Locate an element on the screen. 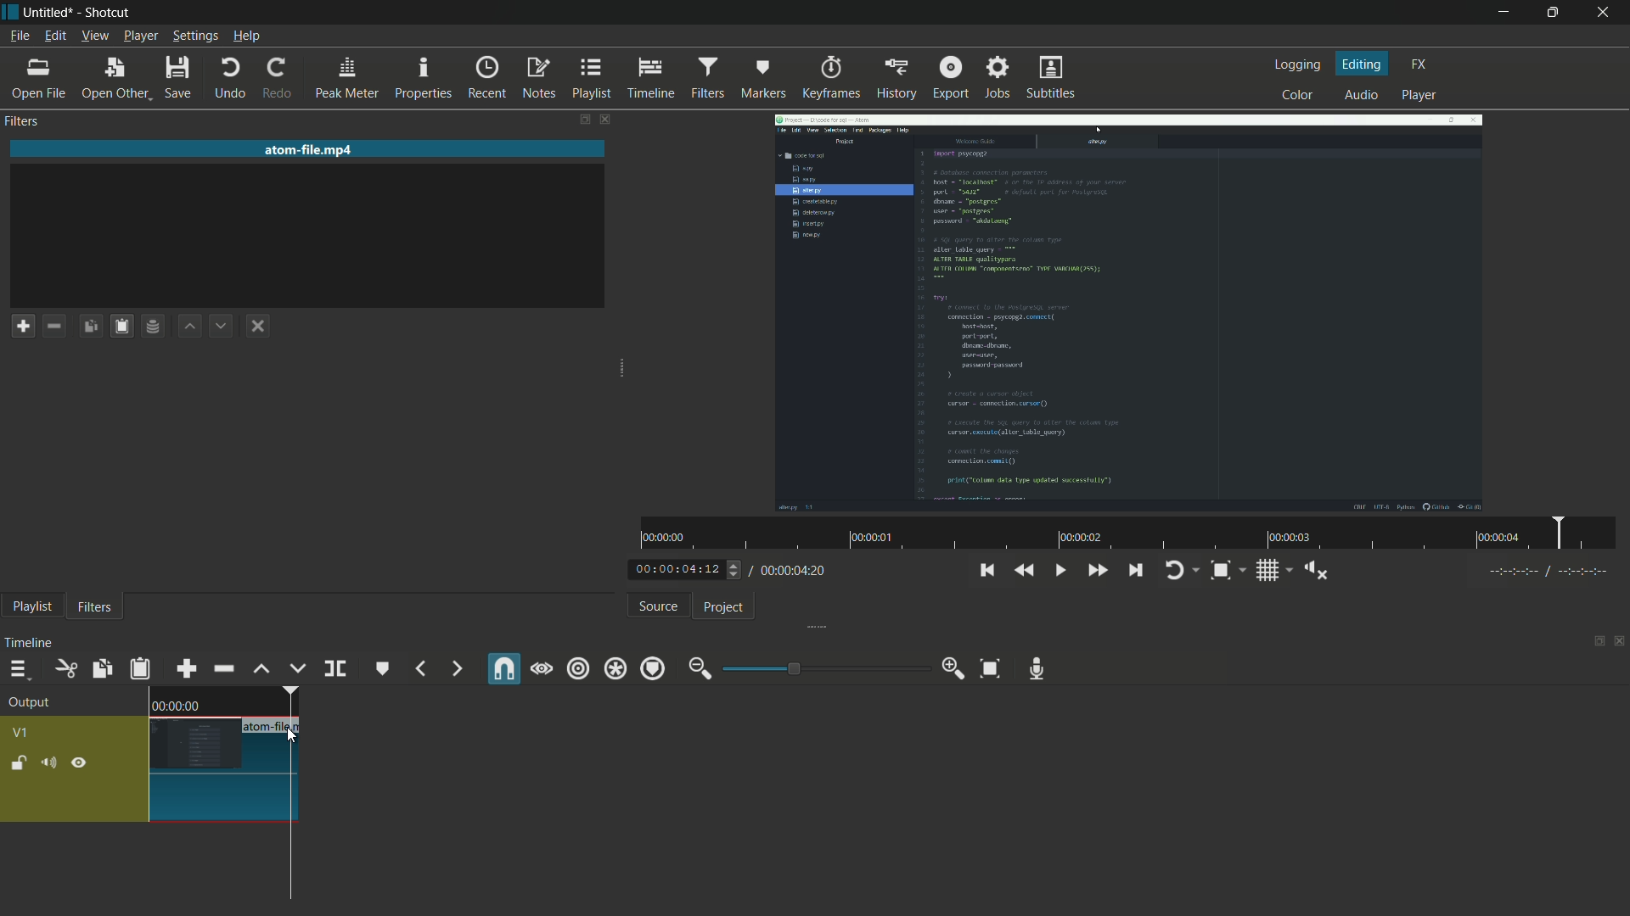  history is located at coordinates (896, 81).